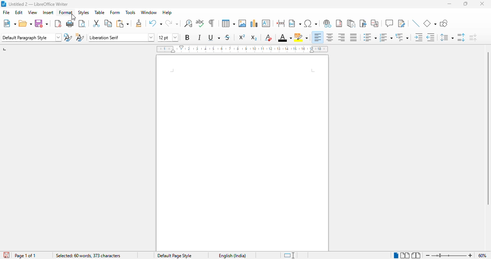  I want to click on zoom factor, so click(482, 255).